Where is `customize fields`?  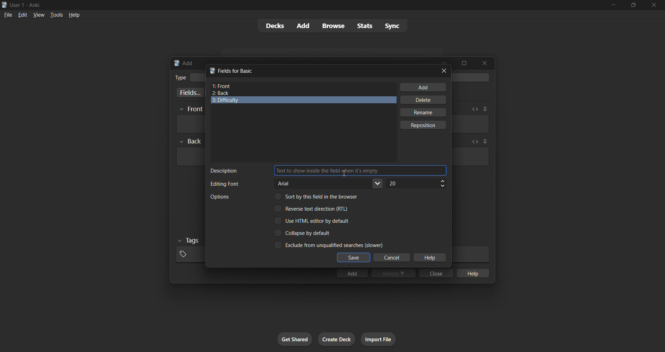 customize fields is located at coordinates (189, 93).